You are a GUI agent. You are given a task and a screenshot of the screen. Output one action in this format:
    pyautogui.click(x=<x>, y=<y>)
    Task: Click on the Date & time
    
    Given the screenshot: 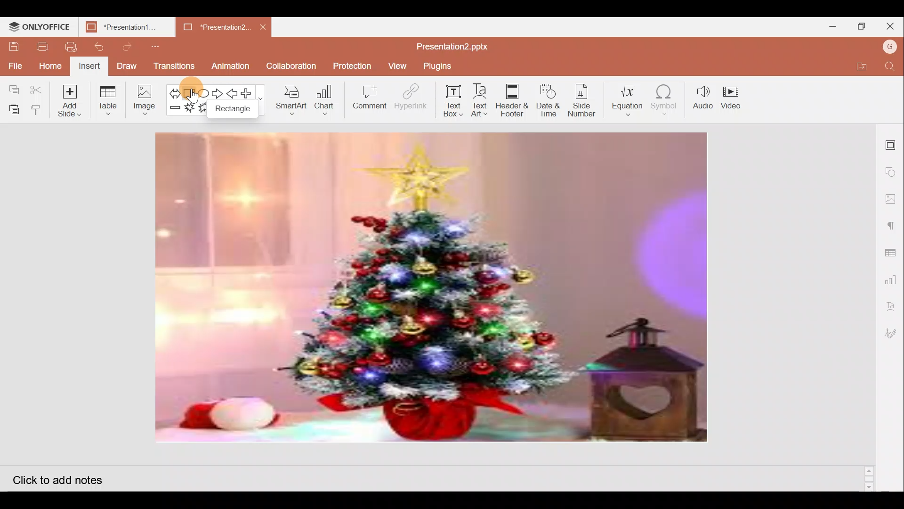 What is the action you would take?
    pyautogui.click(x=548, y=100)
    